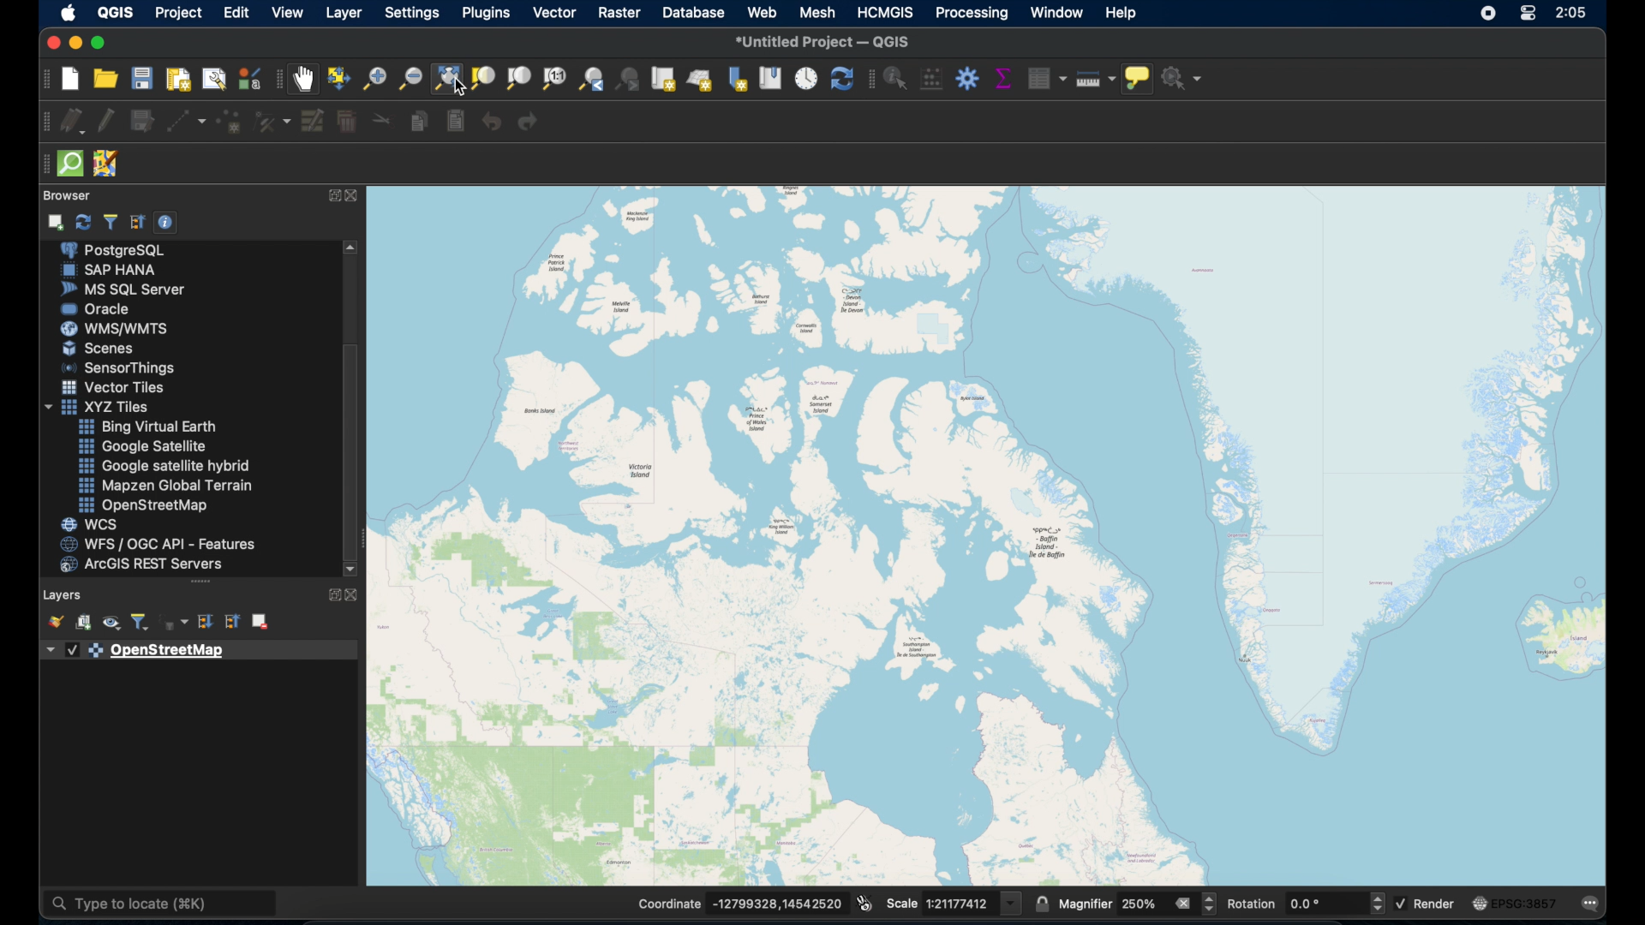 The height and width of the screenshot is (925, 1645). Describe the element at coordinates (213, 76) in the screenshot. I see `show layout manager` at that location.